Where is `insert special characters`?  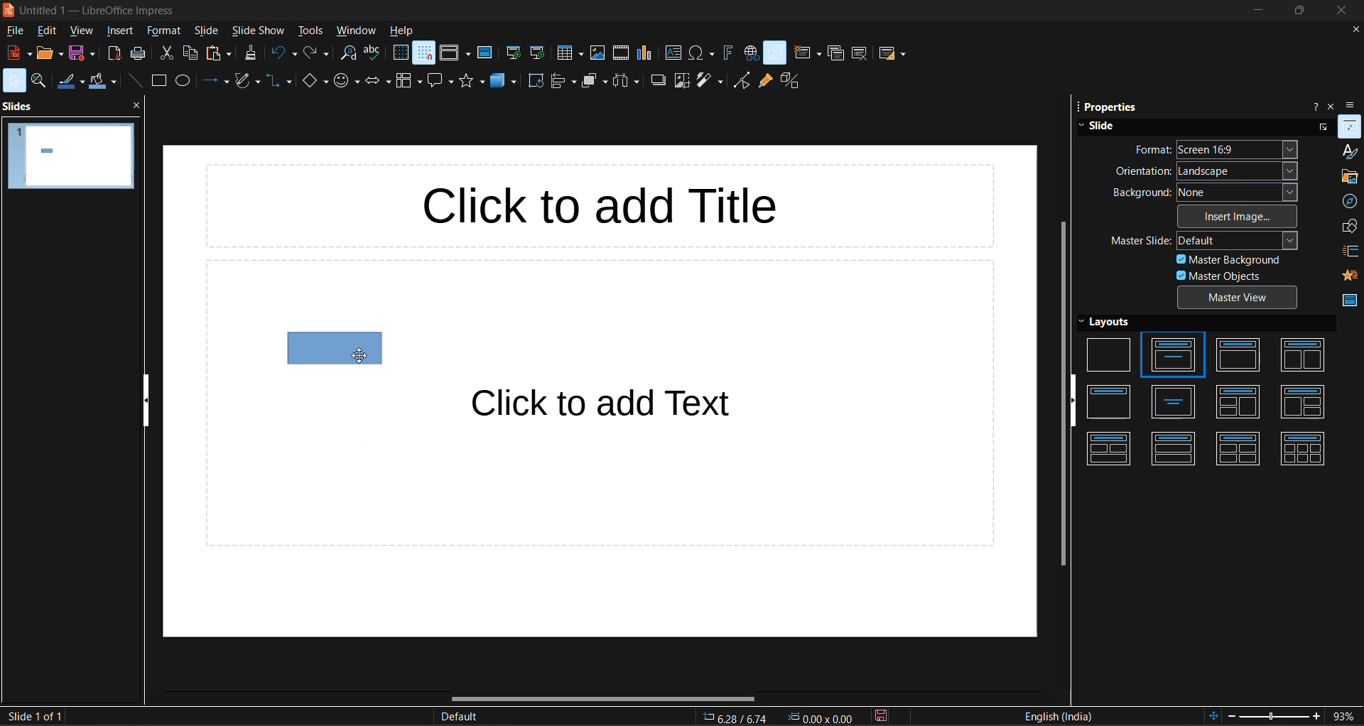
insert special characters is located at coordinates (702, 52).